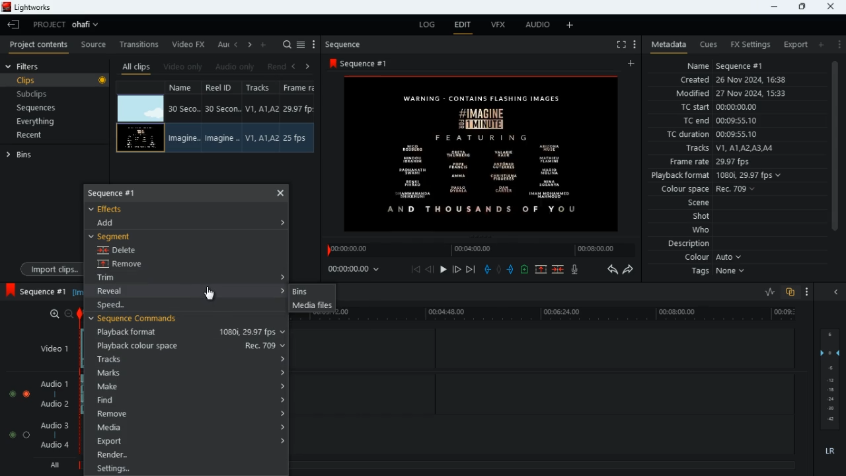  Describe the element at coordinates (56, 81) in the screenshot. I see `clips` at that location.